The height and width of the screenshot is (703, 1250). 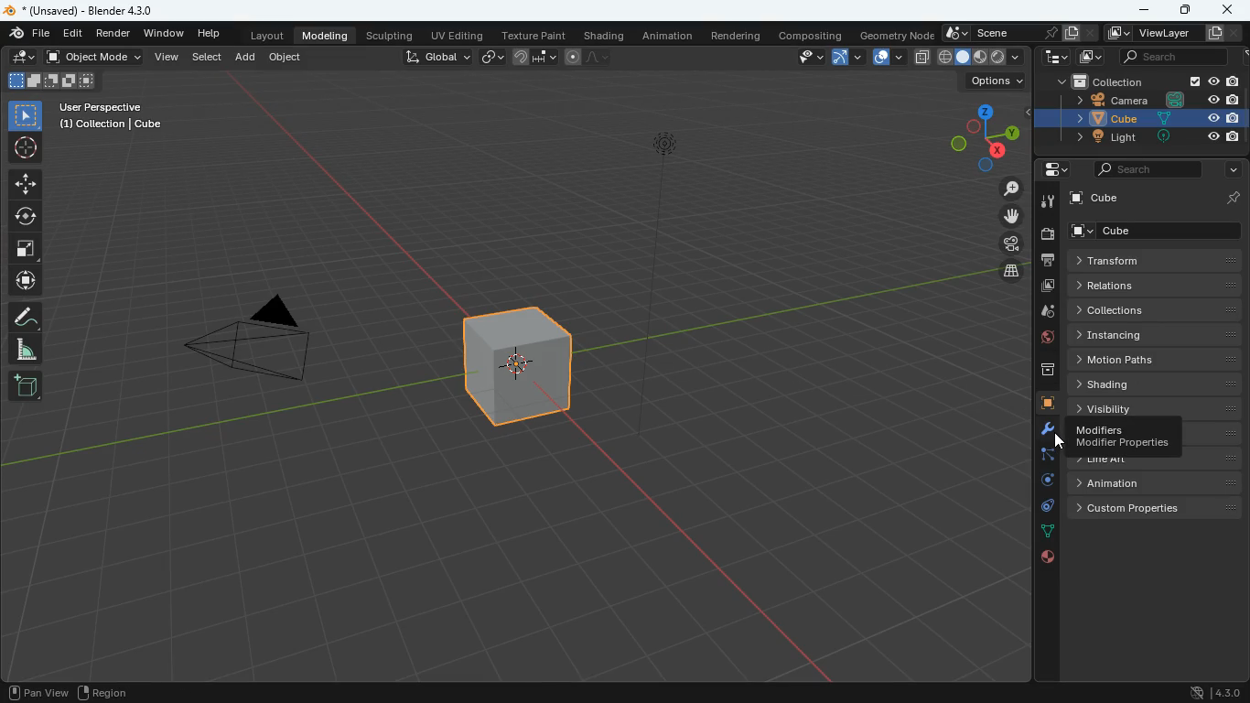 What do you see at coordinates (1047, 558) in the screenshot?
I see `public` at bounding box center [1047, 558].